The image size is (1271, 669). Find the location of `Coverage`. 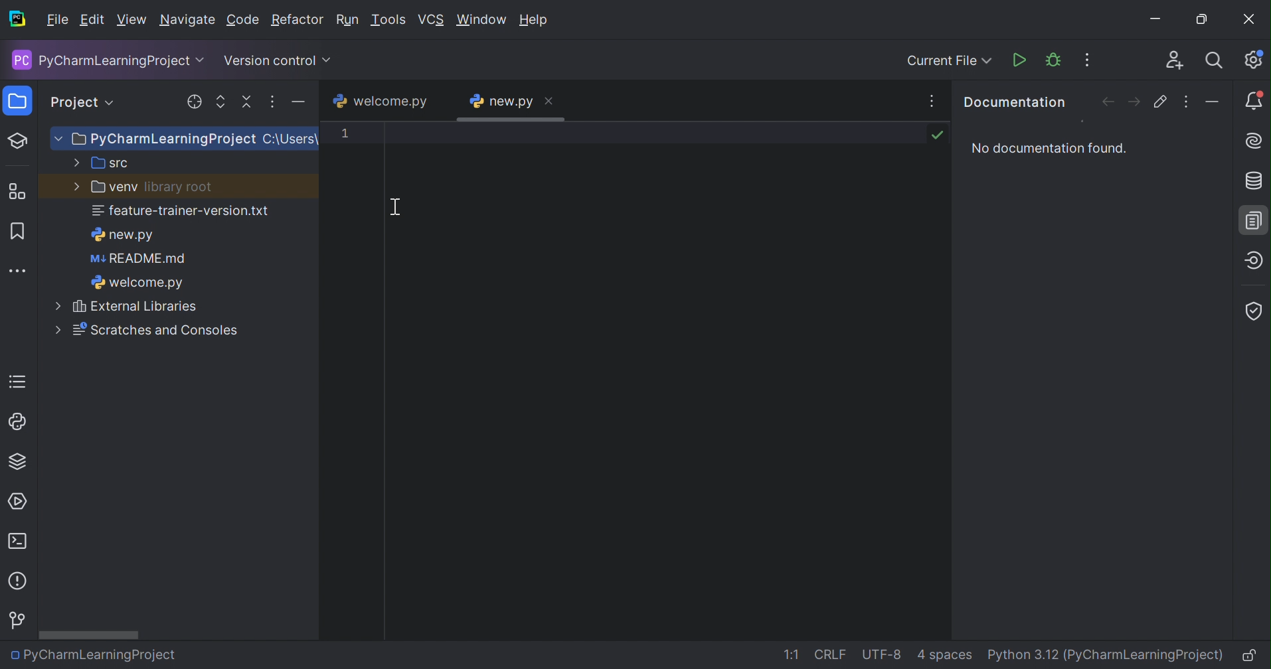

Coverage is located at coordinates (1254, 311).